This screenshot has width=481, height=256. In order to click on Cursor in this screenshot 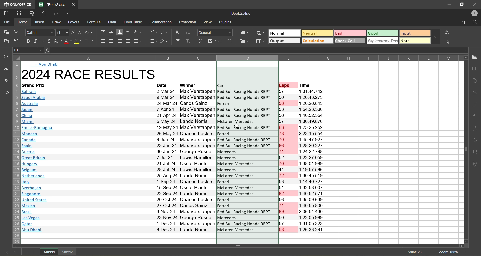, I will do `click(236, 126)`.